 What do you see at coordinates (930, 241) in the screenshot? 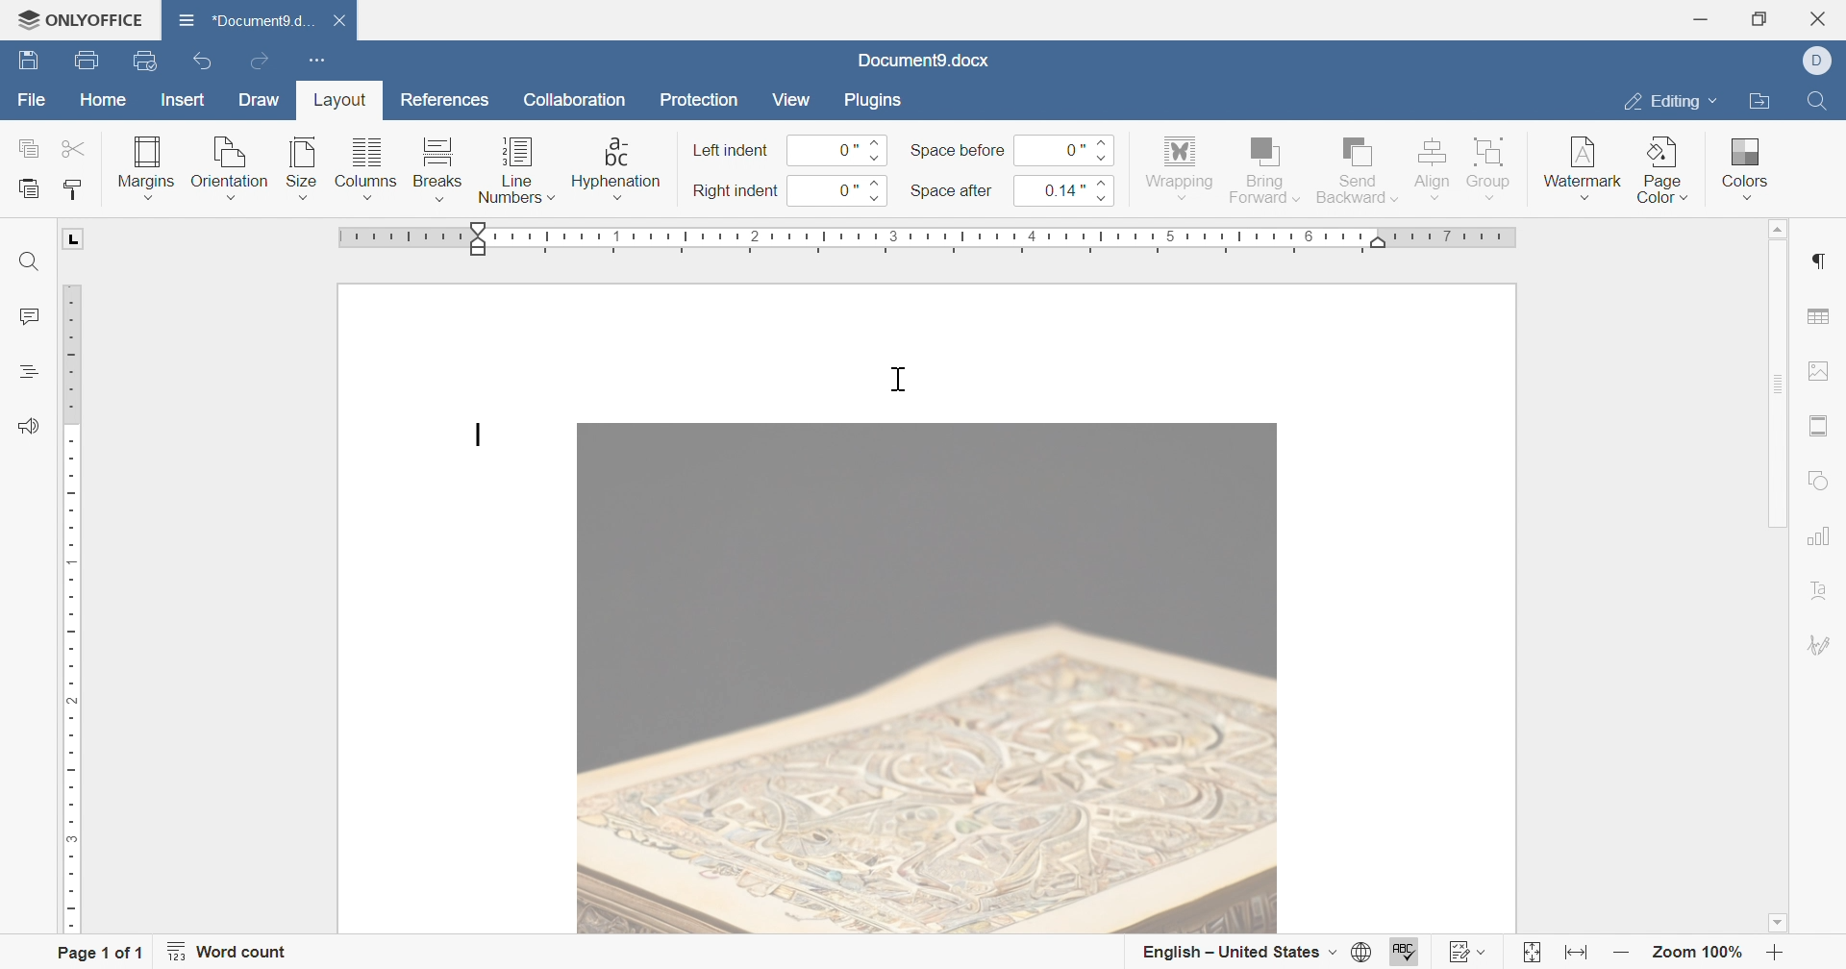
I see `ruler` at bounding box center [930, 241].